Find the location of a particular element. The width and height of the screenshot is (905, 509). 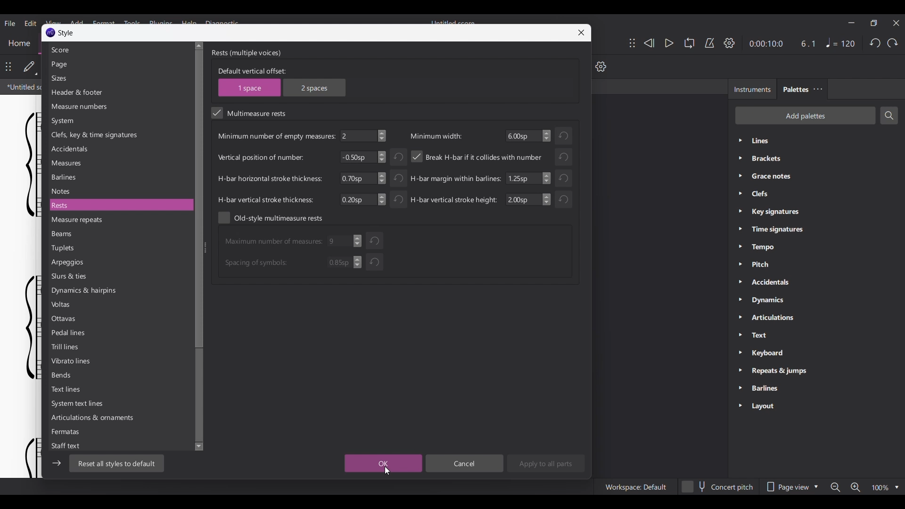

System text lines is located at coordinates (119, 404).